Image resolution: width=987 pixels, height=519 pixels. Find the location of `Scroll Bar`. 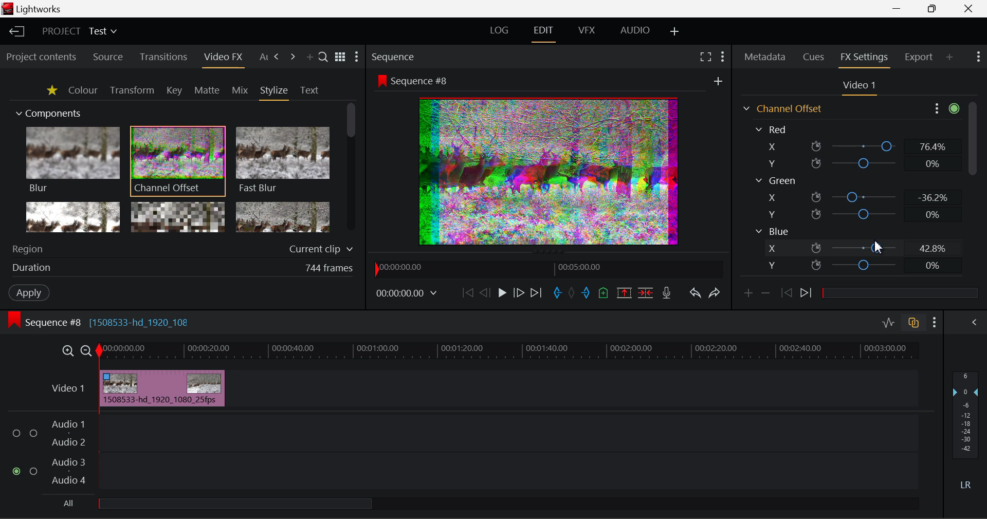

Scroll Bar is located at coordinates (972, 192).